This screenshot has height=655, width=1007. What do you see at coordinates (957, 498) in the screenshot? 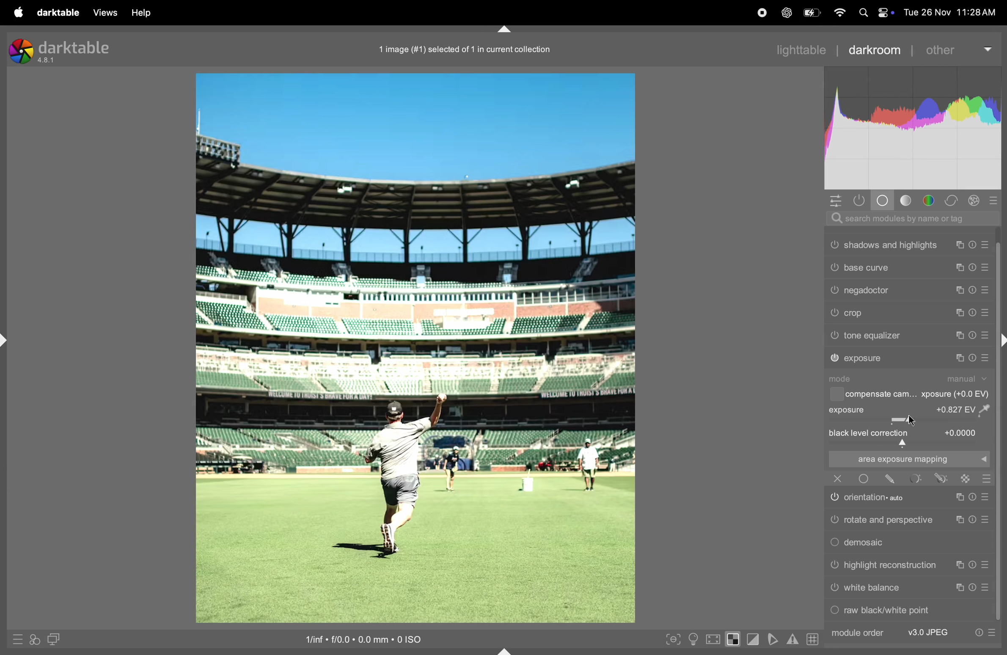
I see `copy` at bounding box center [957, 498].